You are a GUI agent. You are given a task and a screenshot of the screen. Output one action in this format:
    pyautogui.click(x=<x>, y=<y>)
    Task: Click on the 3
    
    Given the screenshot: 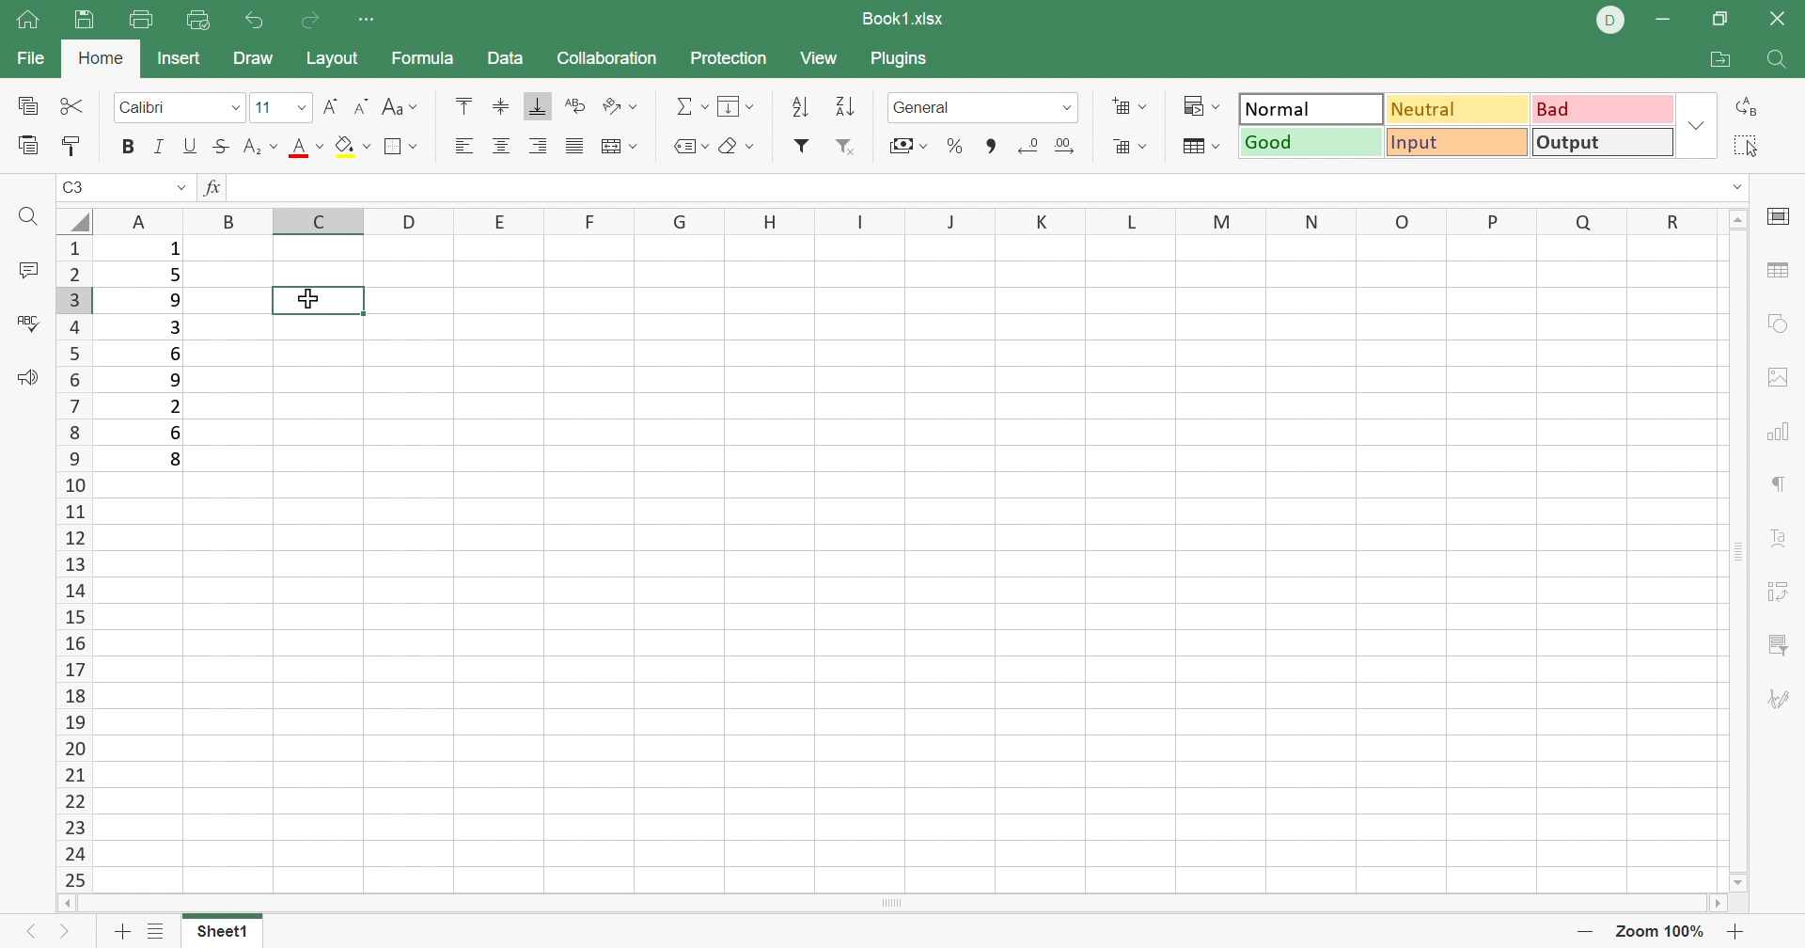 What is the action you would take?
    pyautogui.click(x=172, y=330)
    